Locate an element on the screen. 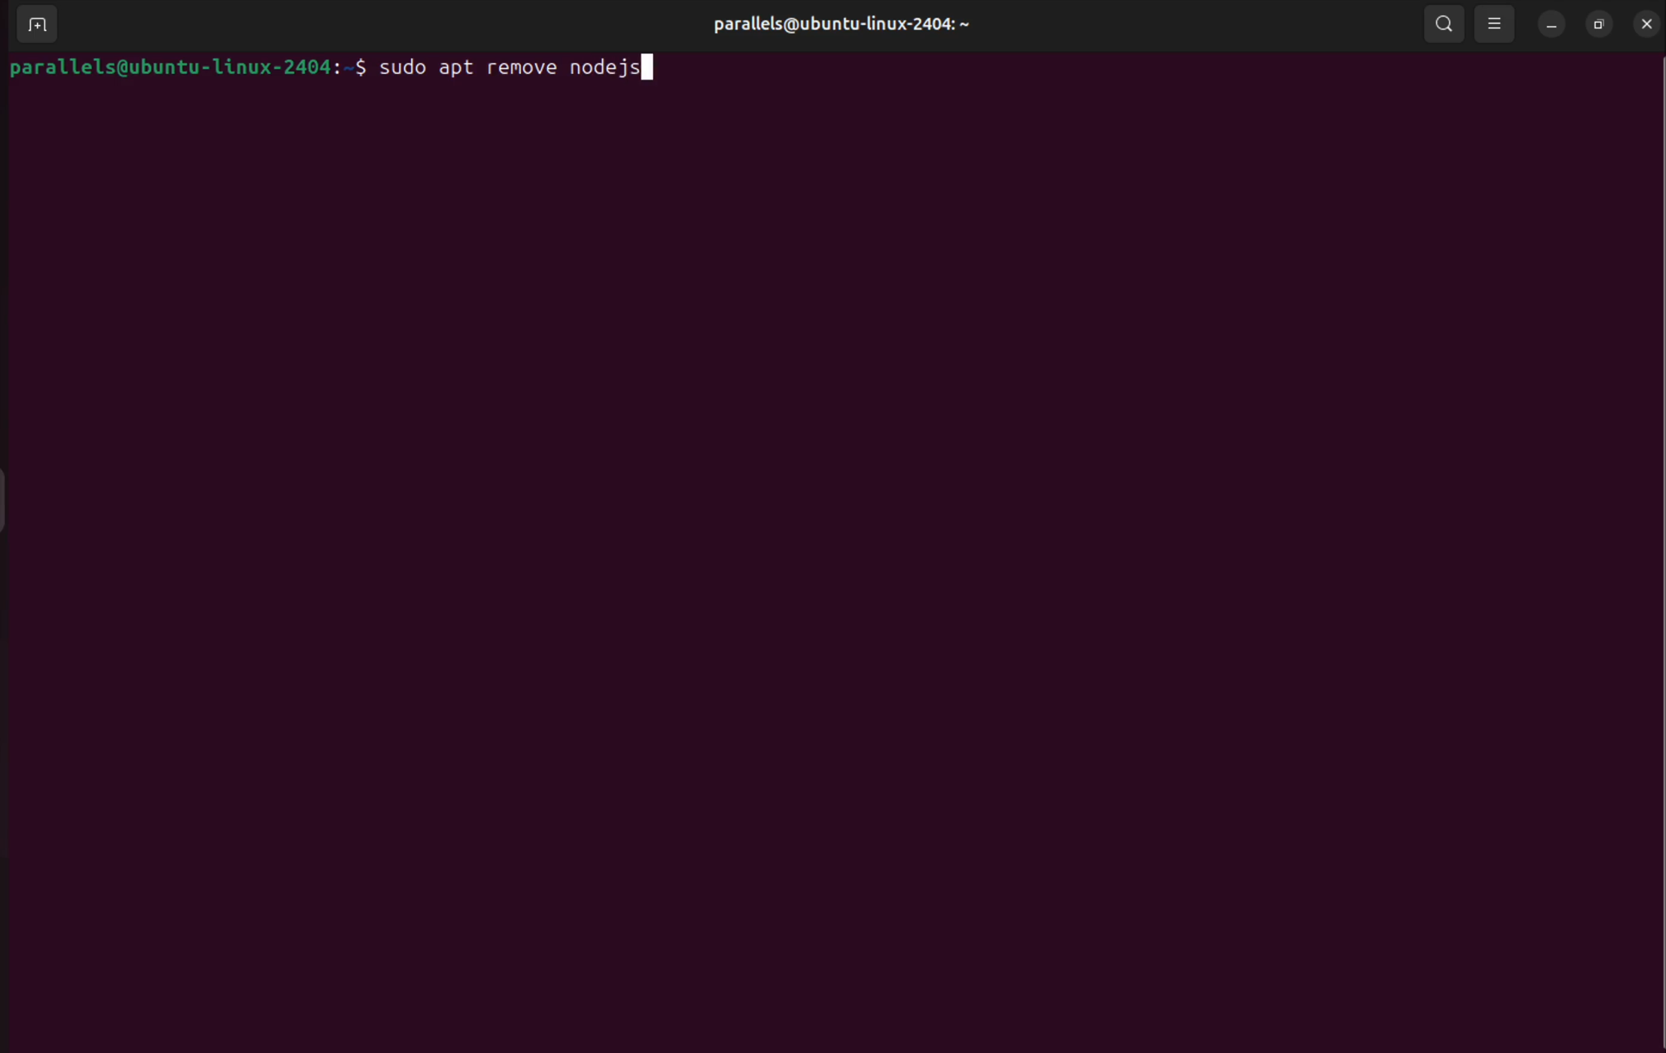 This screenshot has width=1666, height=1053. resize is located at coordinates (1601, 25).